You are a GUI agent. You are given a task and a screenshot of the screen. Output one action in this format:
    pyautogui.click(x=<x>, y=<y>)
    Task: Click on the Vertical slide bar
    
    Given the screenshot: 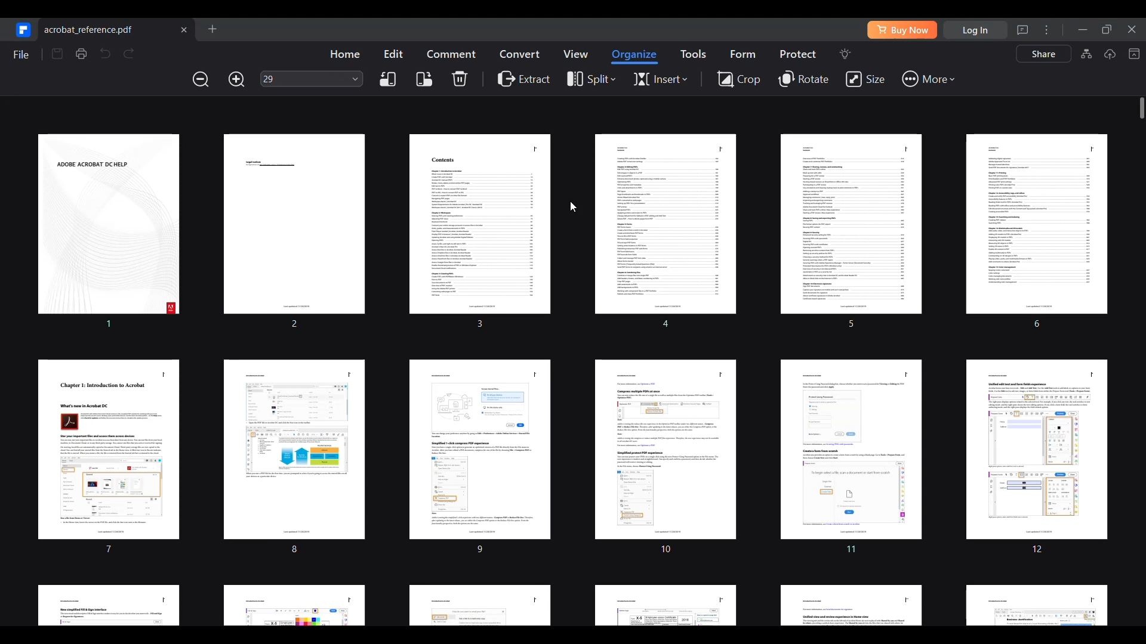 What is the action you would take?
    pyautogui.click(x=1147, y=107)
    